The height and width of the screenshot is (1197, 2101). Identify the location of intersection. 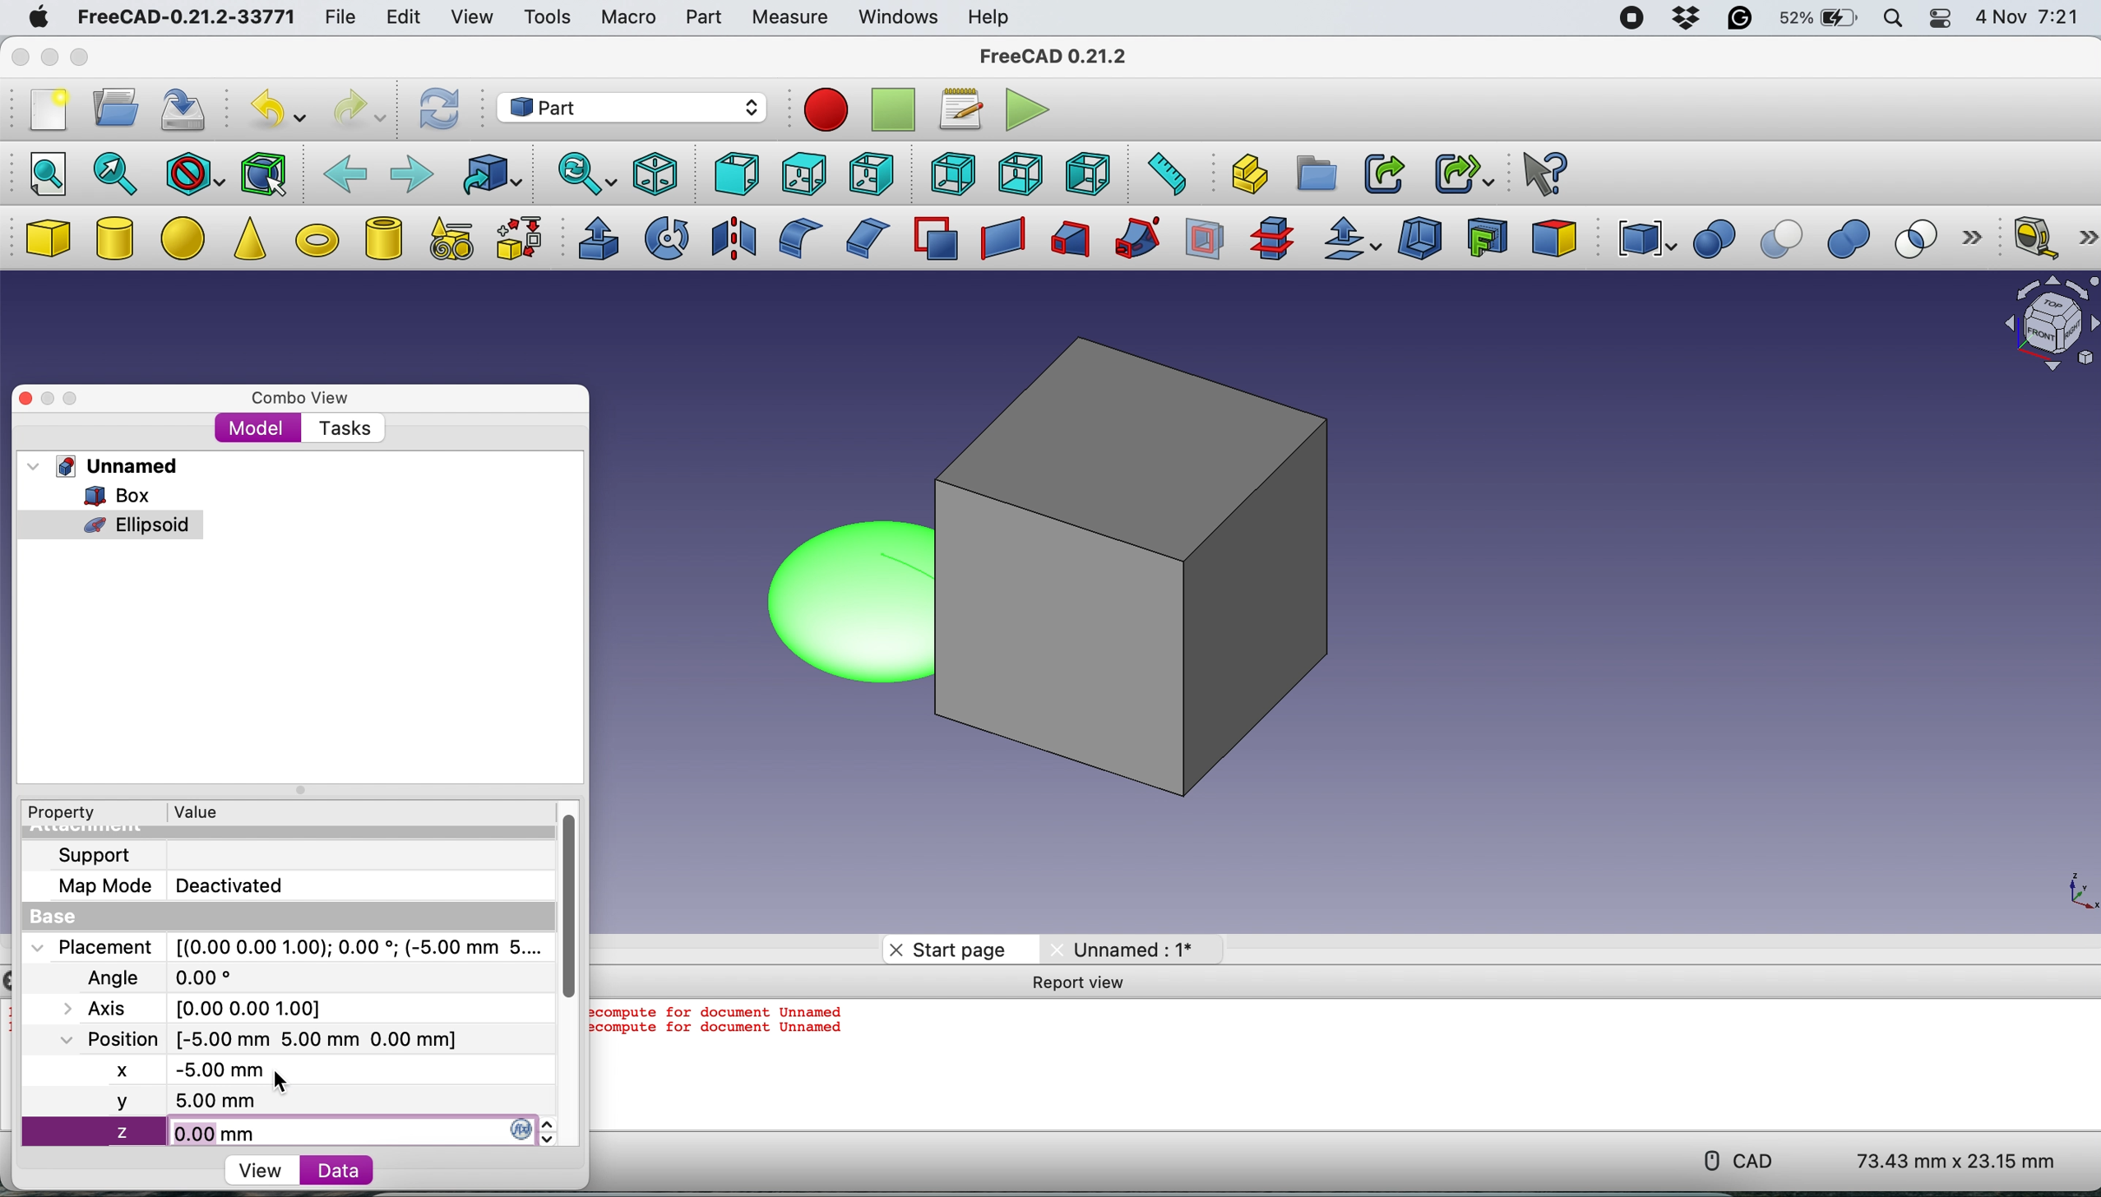
(1925, 238).